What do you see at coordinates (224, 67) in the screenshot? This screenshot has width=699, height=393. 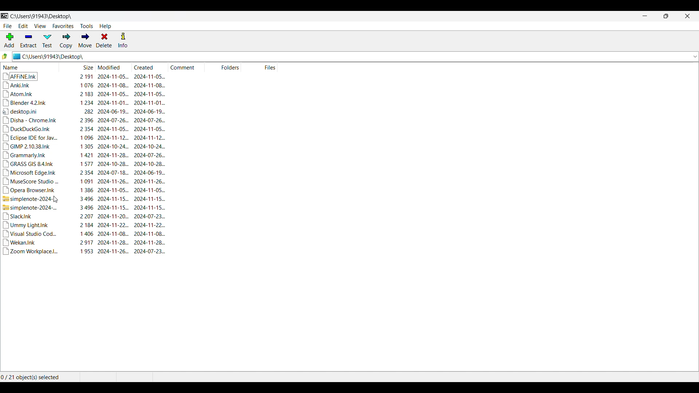 I see `Folders` at bounding box center [224, 67].